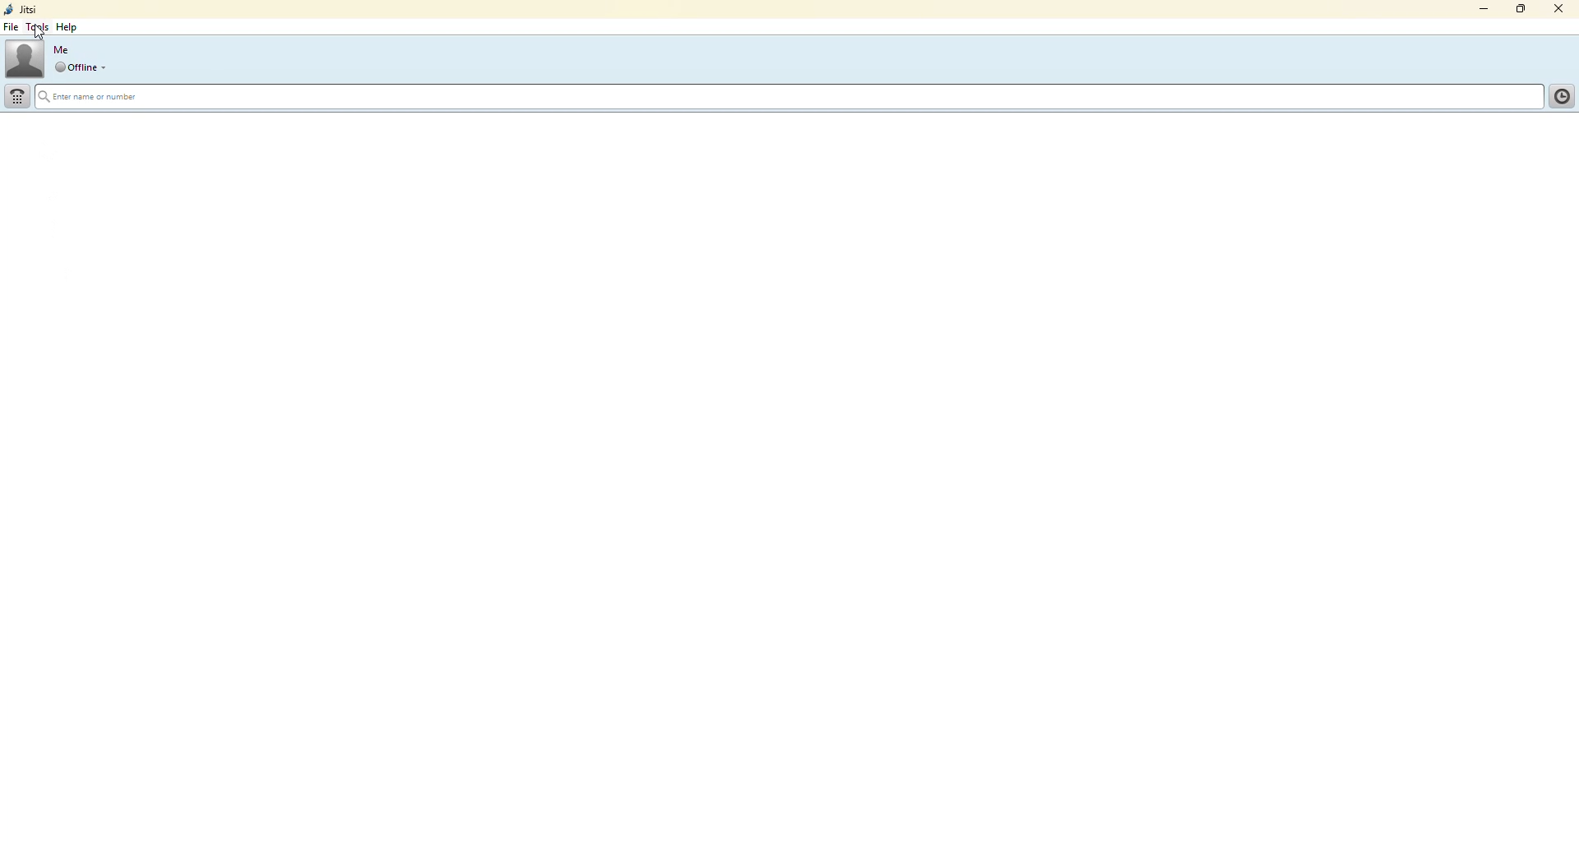 The width and height of the screenshot is (1579, 848). What do you see at coordinates (18, 96) in the screenshot?
I see `dialpad` at bounding box center [18, 96].